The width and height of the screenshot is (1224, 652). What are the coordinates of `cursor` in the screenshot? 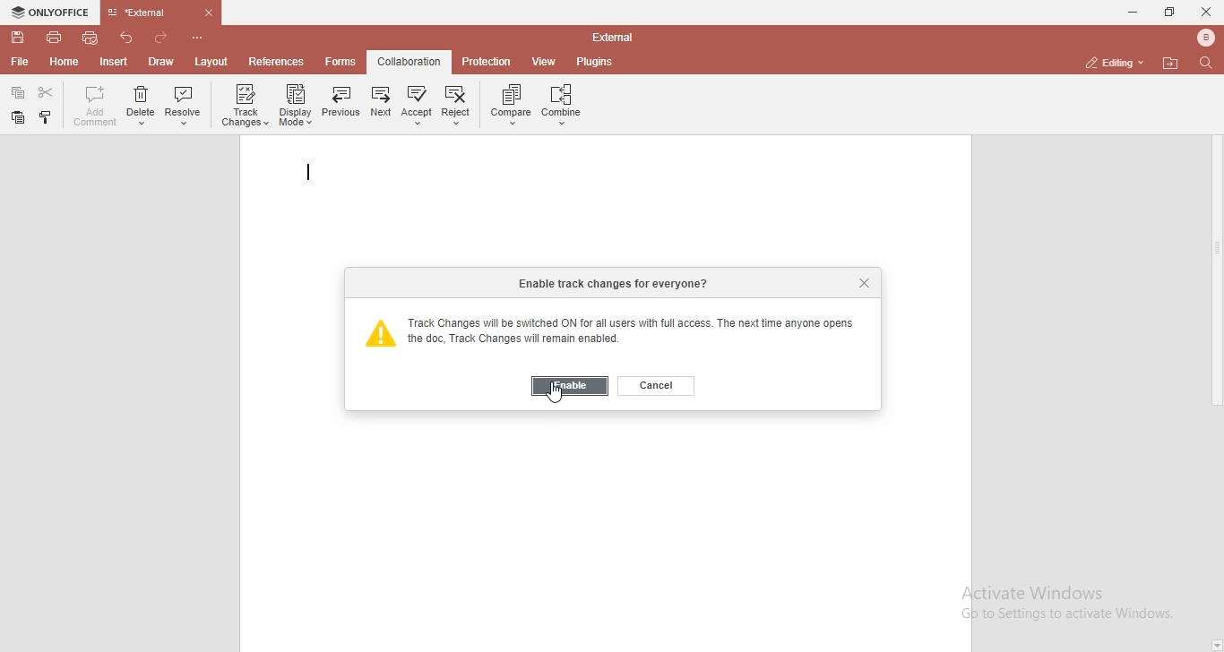 It's located at (551, 391).